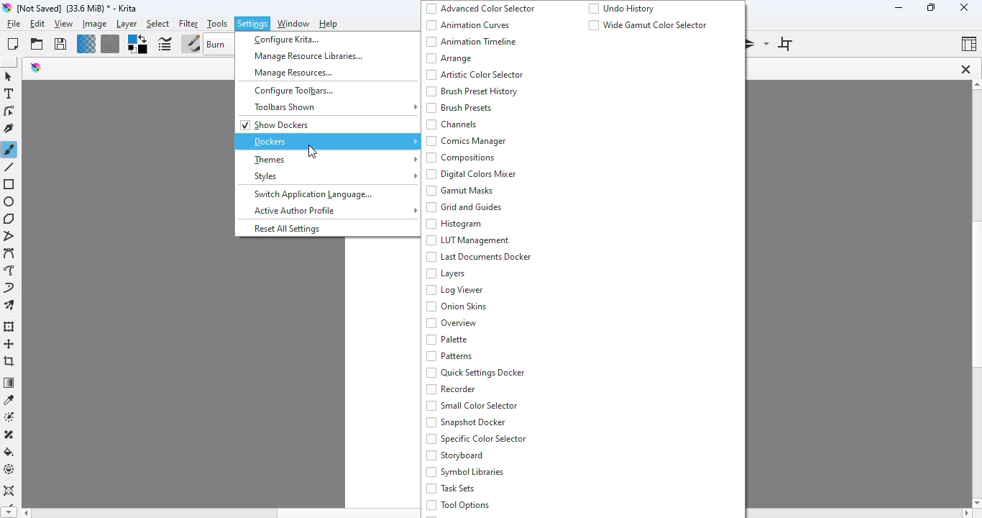 This screenshot has height=518, width=982. I want to click on snapshot docker, so click(467, 422).